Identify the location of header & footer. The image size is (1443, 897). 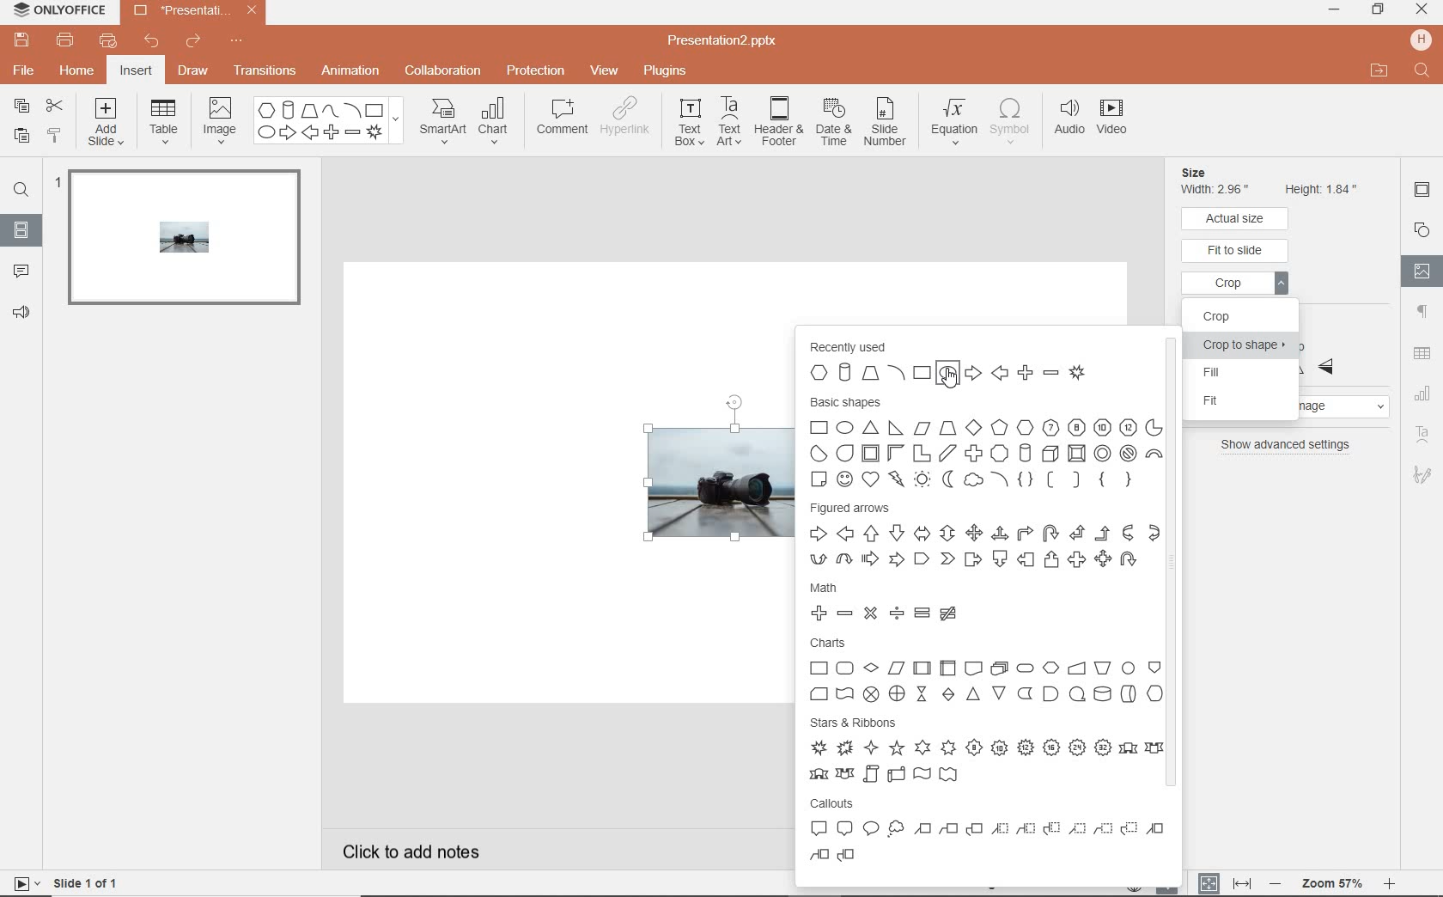
(780, 126).